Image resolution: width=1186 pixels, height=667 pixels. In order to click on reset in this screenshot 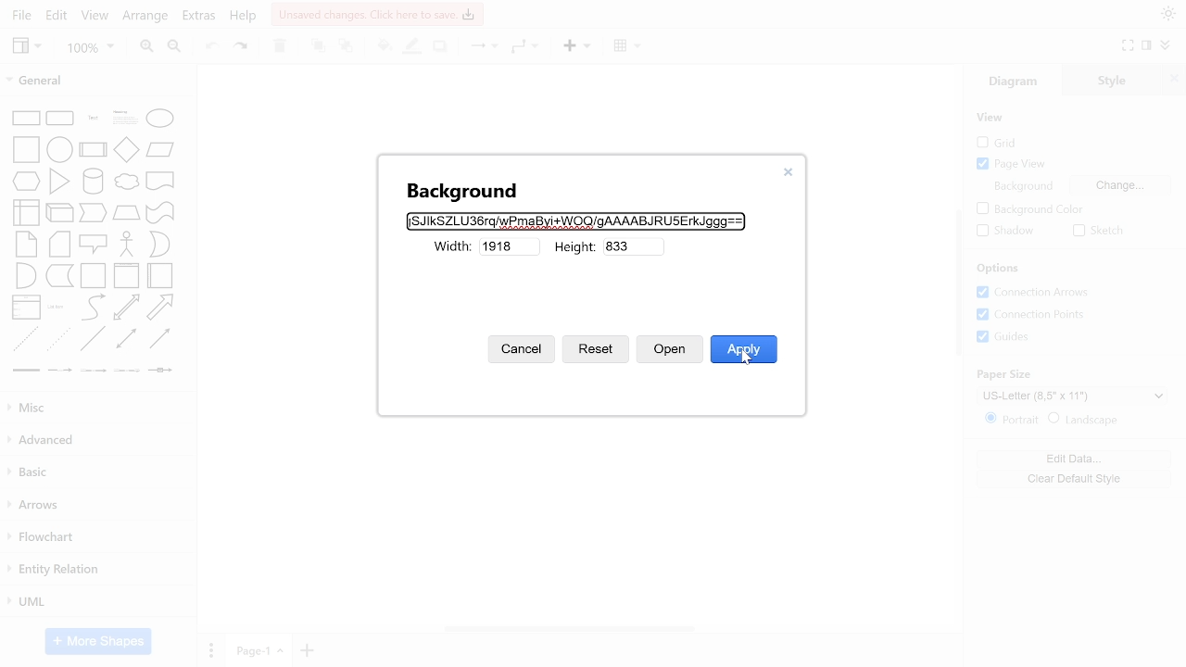, I will do `click(597, 352)`.